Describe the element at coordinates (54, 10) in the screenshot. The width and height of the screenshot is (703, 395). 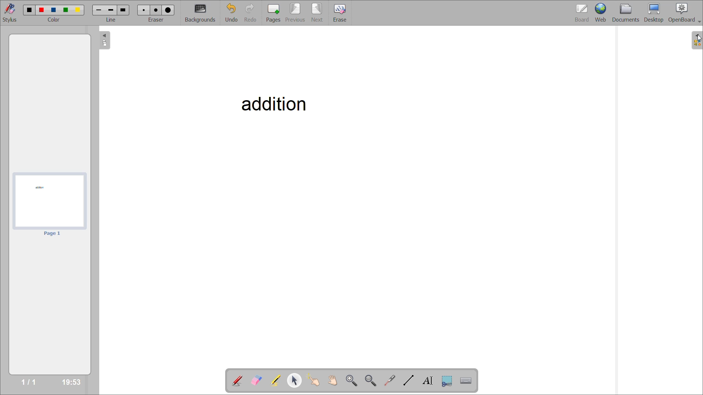
I see `color 3` at that location.